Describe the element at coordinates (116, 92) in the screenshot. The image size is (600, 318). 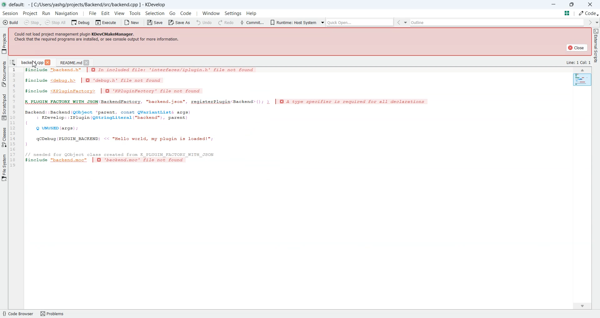
I see `#include <KPluginFactory> | B 'KPluginFactory' file not found` at that location.